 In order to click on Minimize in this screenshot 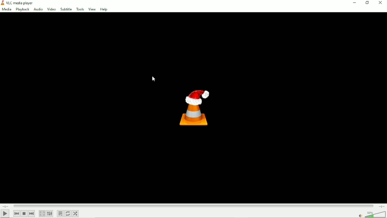, I will do `click(353, 3)`.